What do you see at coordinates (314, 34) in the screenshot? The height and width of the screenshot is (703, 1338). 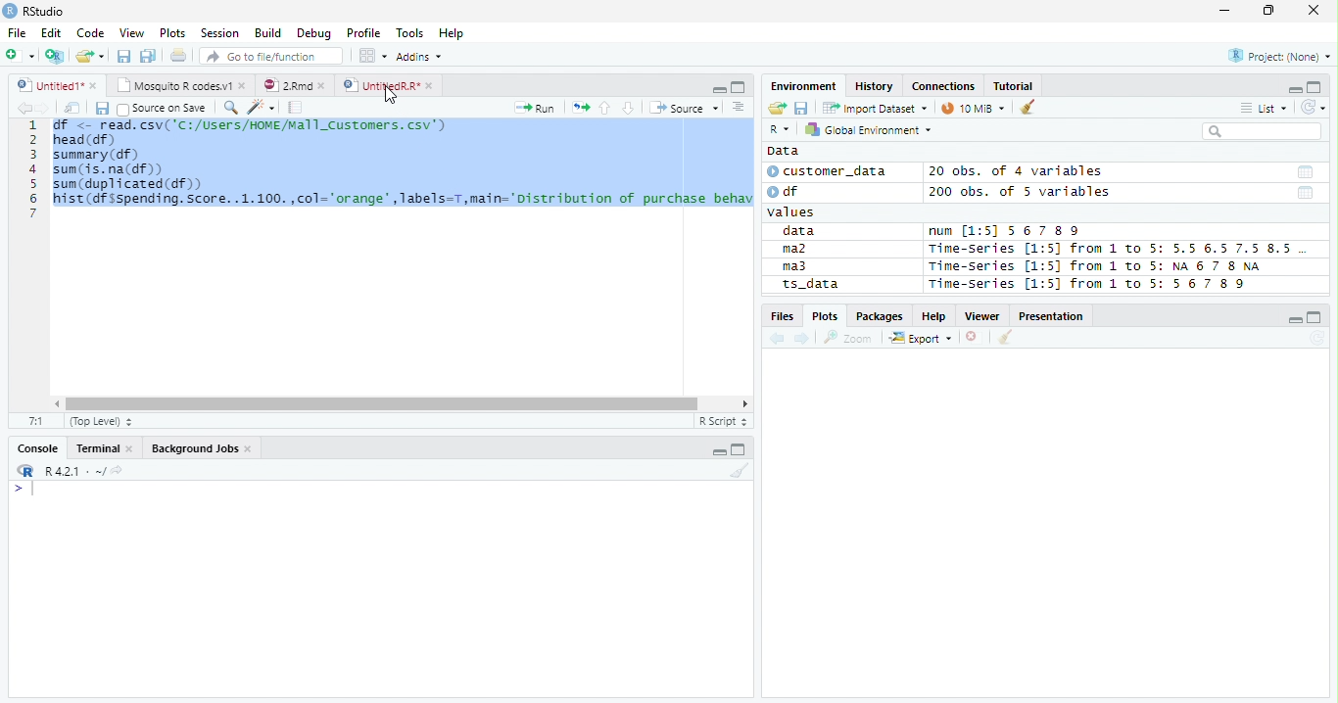 I see `Debug` at bounding box center [314, 34].